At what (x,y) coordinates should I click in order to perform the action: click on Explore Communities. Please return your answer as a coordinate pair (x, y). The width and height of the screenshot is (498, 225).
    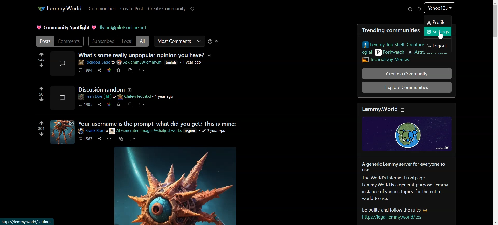
    Looking at the image, I should click on (407, 87).